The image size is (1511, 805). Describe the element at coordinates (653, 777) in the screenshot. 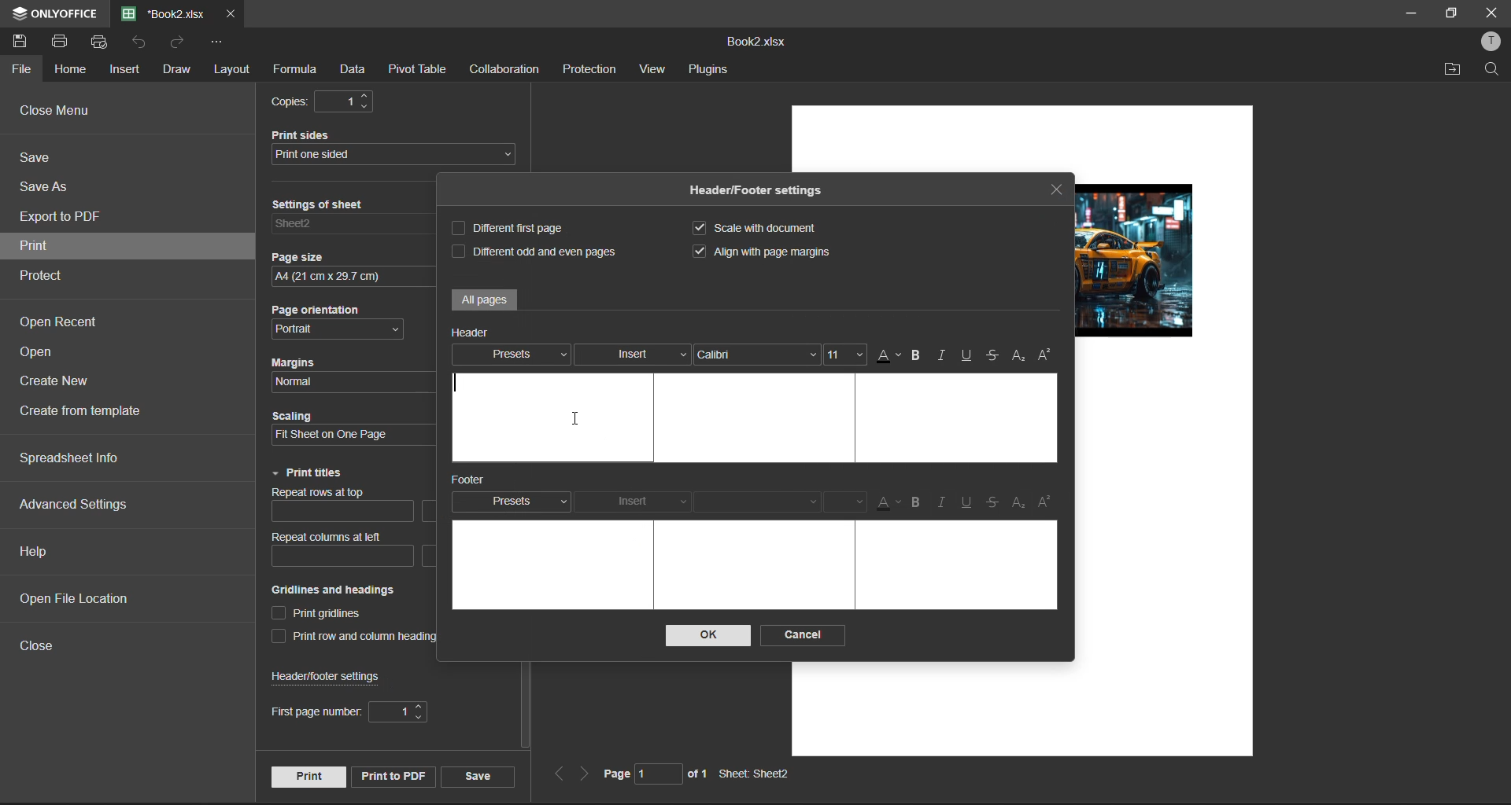

I see `page number` at that location.